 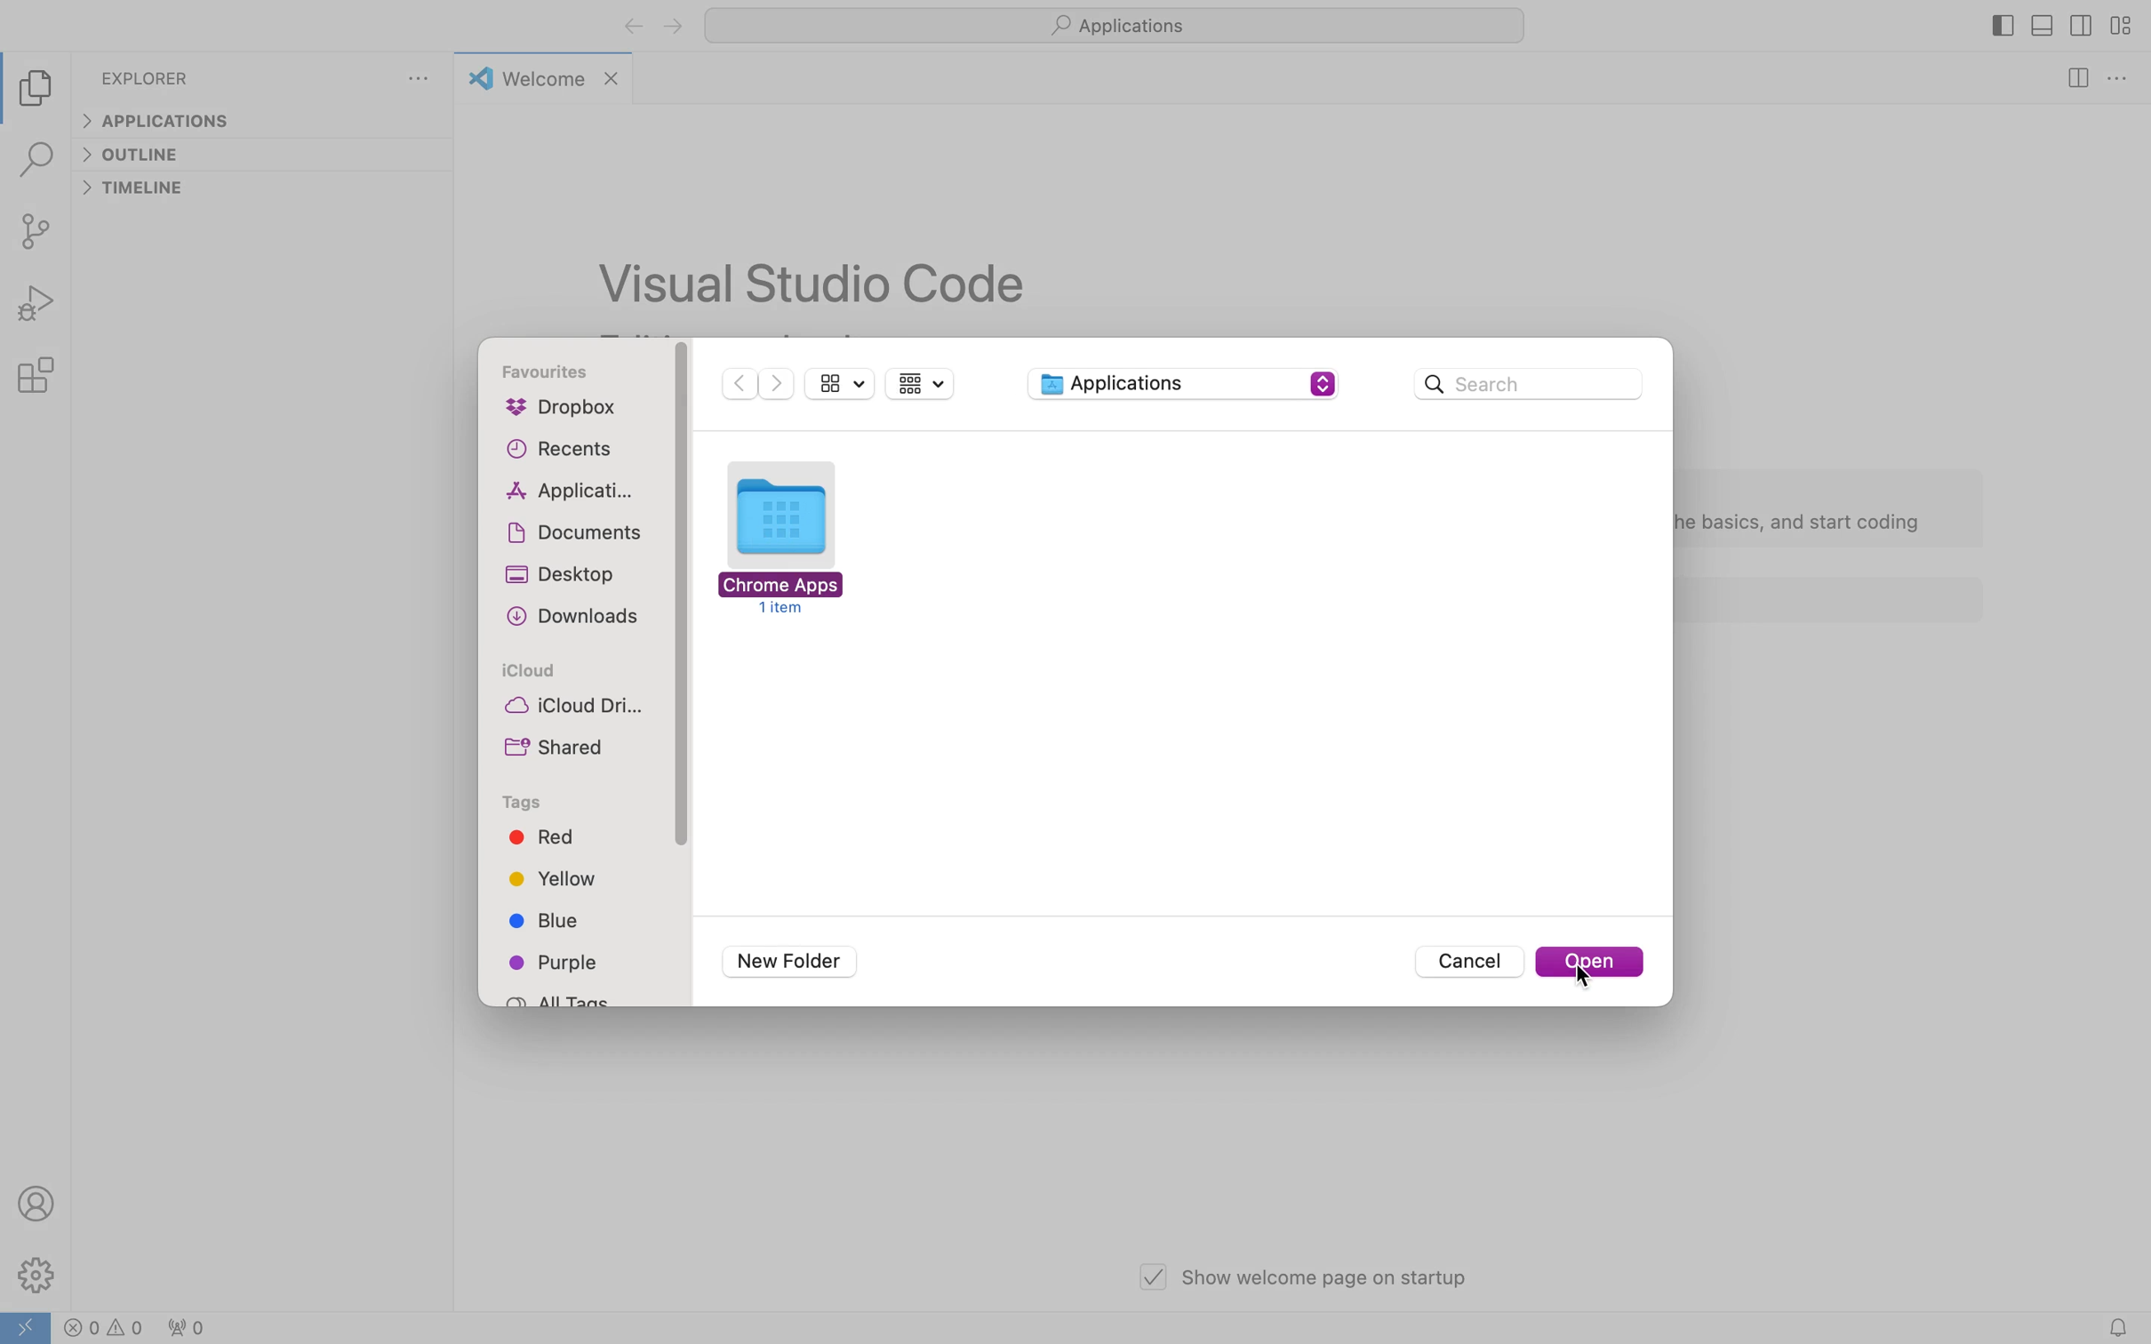 What do you see at coordinates (563, 745) in the screenshot?
I see `shared` at bounding box center [563, 745].